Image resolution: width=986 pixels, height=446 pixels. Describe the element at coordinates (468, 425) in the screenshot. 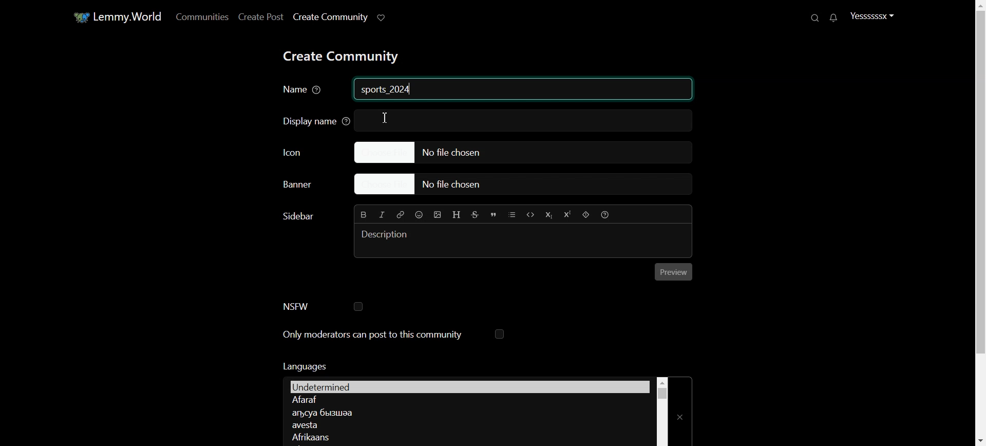

I see `Language` at that location.